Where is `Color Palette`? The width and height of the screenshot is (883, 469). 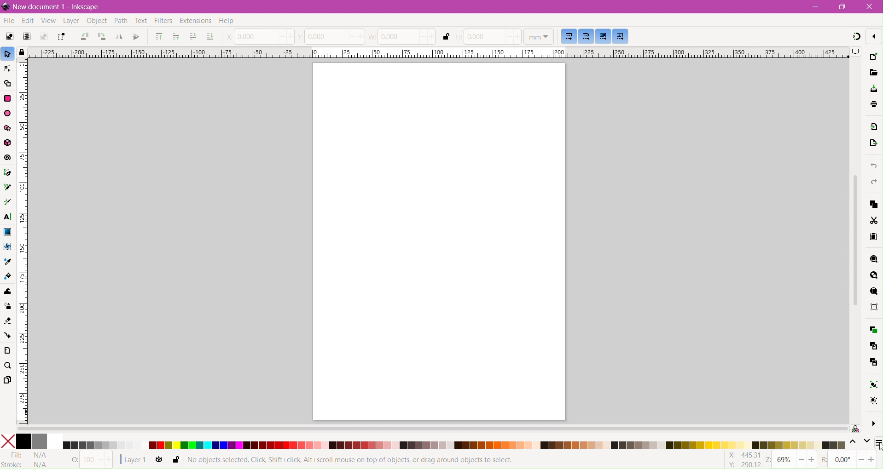 Color Palette is located at coordinates (454, 445).